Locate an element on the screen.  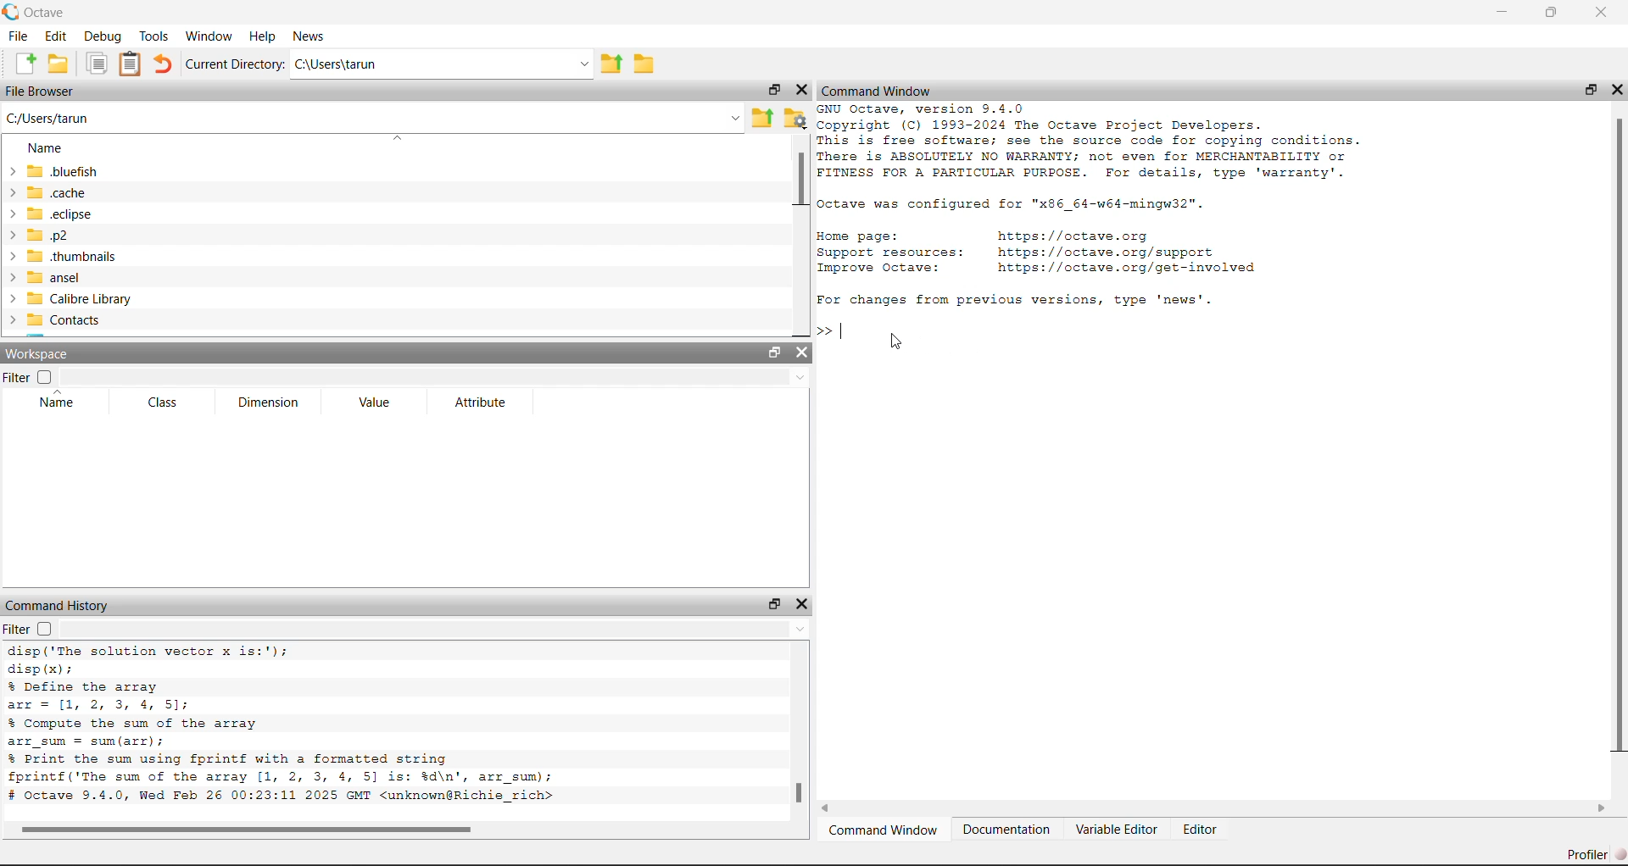
Maximize is located at coordinates (770, 353).